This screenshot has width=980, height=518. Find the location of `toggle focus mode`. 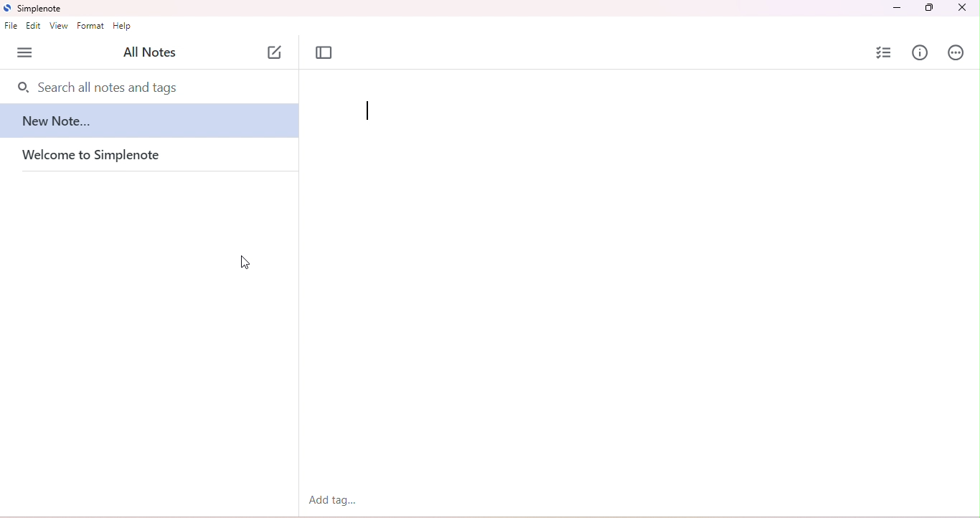

toggle focus mode is located at coordinates (326, 53).